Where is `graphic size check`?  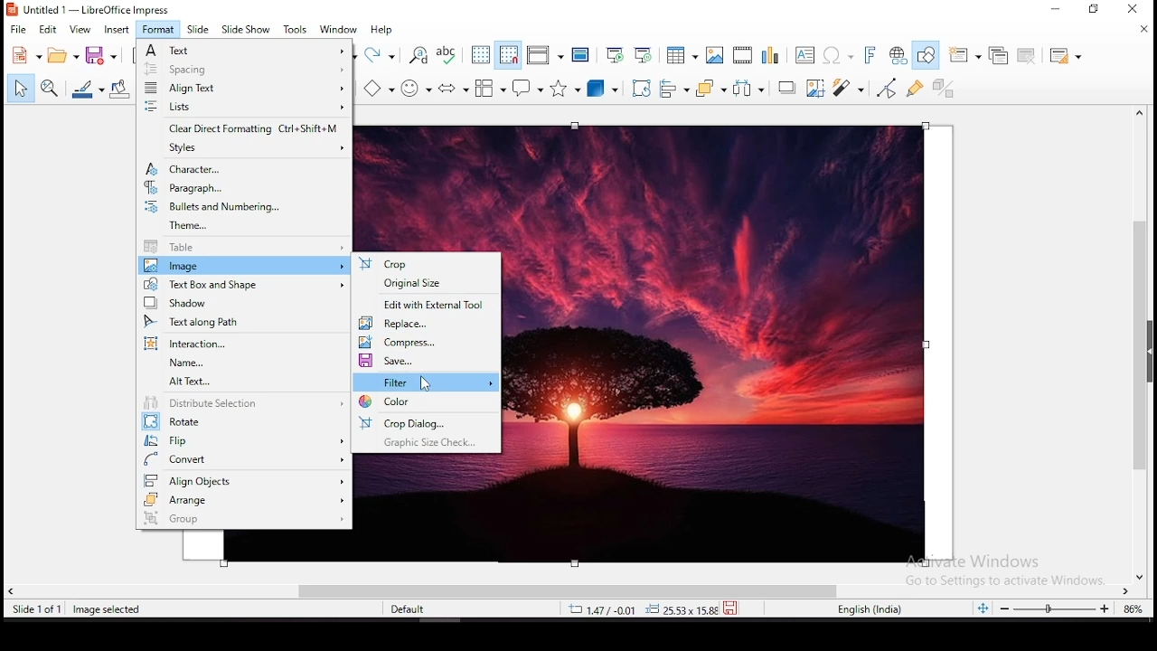 graphic size check is located at coordinates (427, 442).